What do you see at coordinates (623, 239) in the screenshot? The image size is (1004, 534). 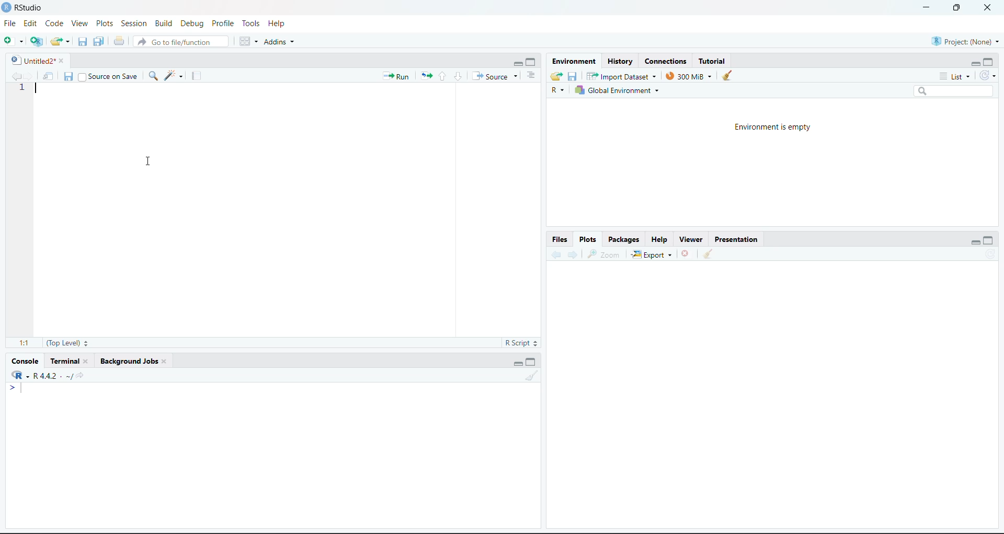 I see `Packages` at bounding box center [623, 239].